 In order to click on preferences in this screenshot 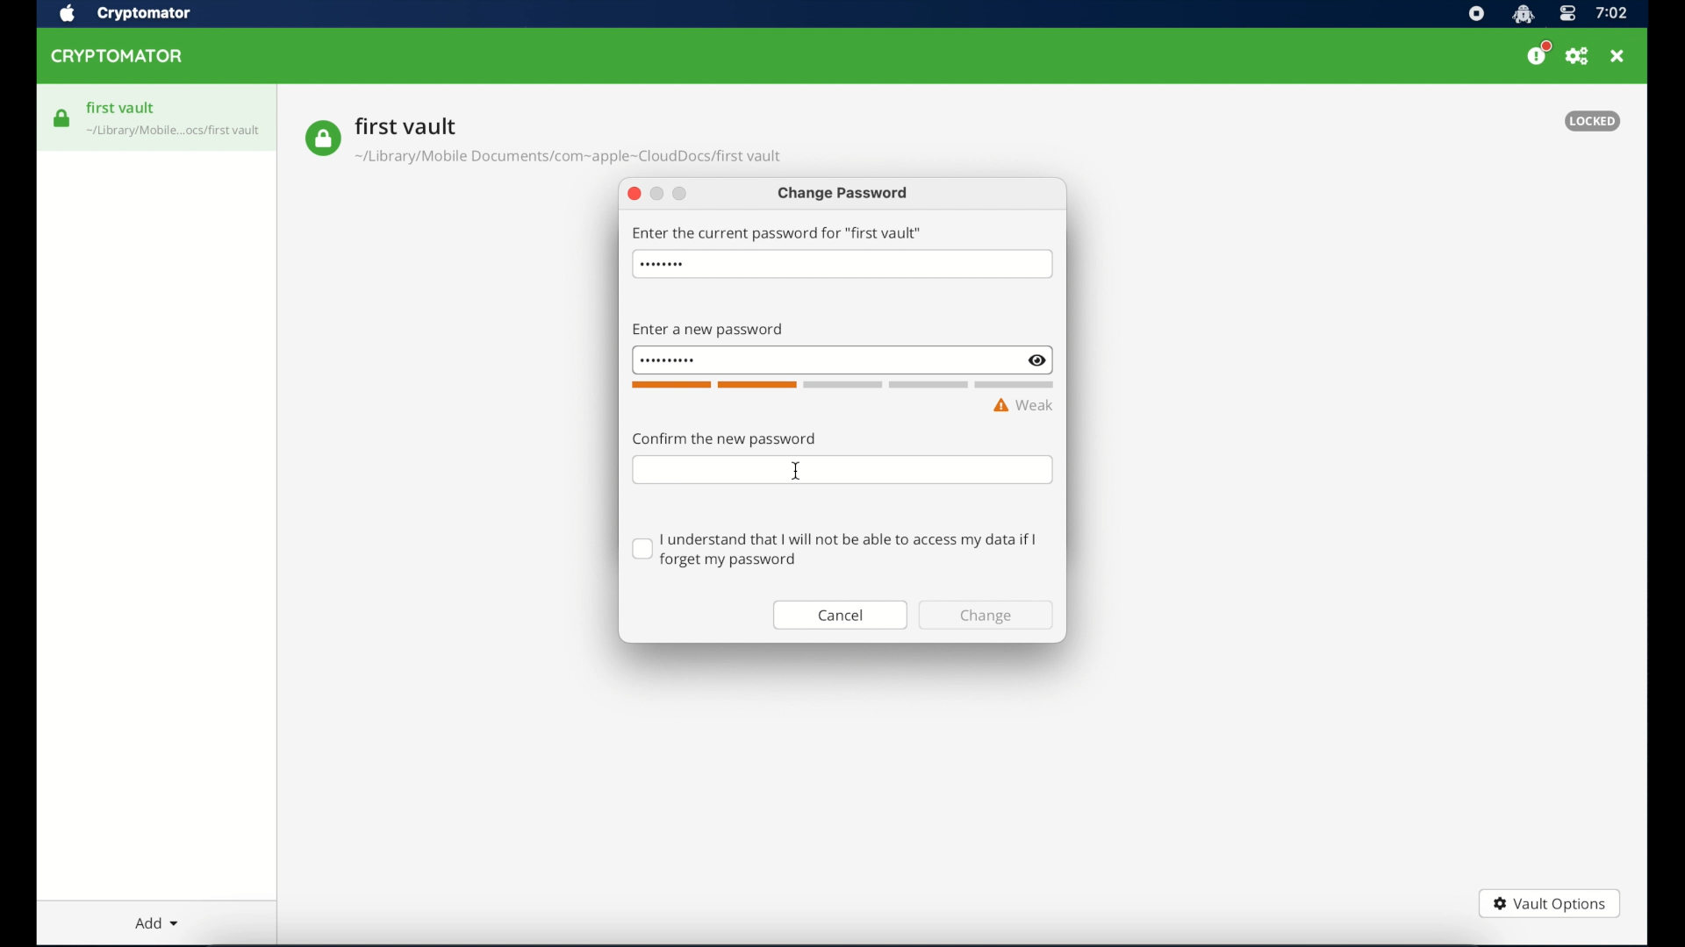, I will do `click(1577, 57)`.